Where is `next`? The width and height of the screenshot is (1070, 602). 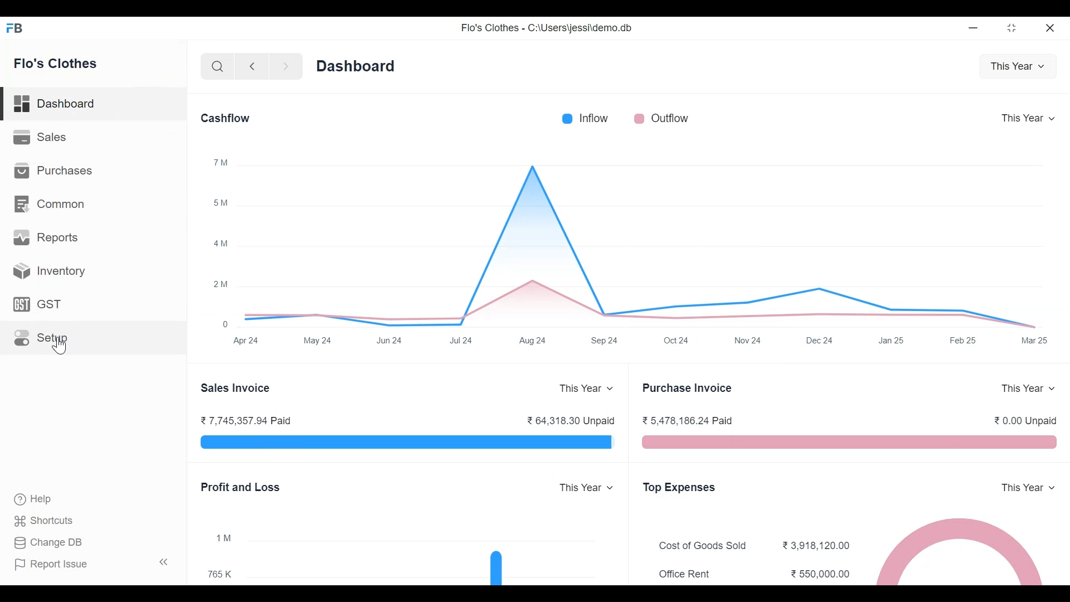
next is located at coordinates (288, 69).